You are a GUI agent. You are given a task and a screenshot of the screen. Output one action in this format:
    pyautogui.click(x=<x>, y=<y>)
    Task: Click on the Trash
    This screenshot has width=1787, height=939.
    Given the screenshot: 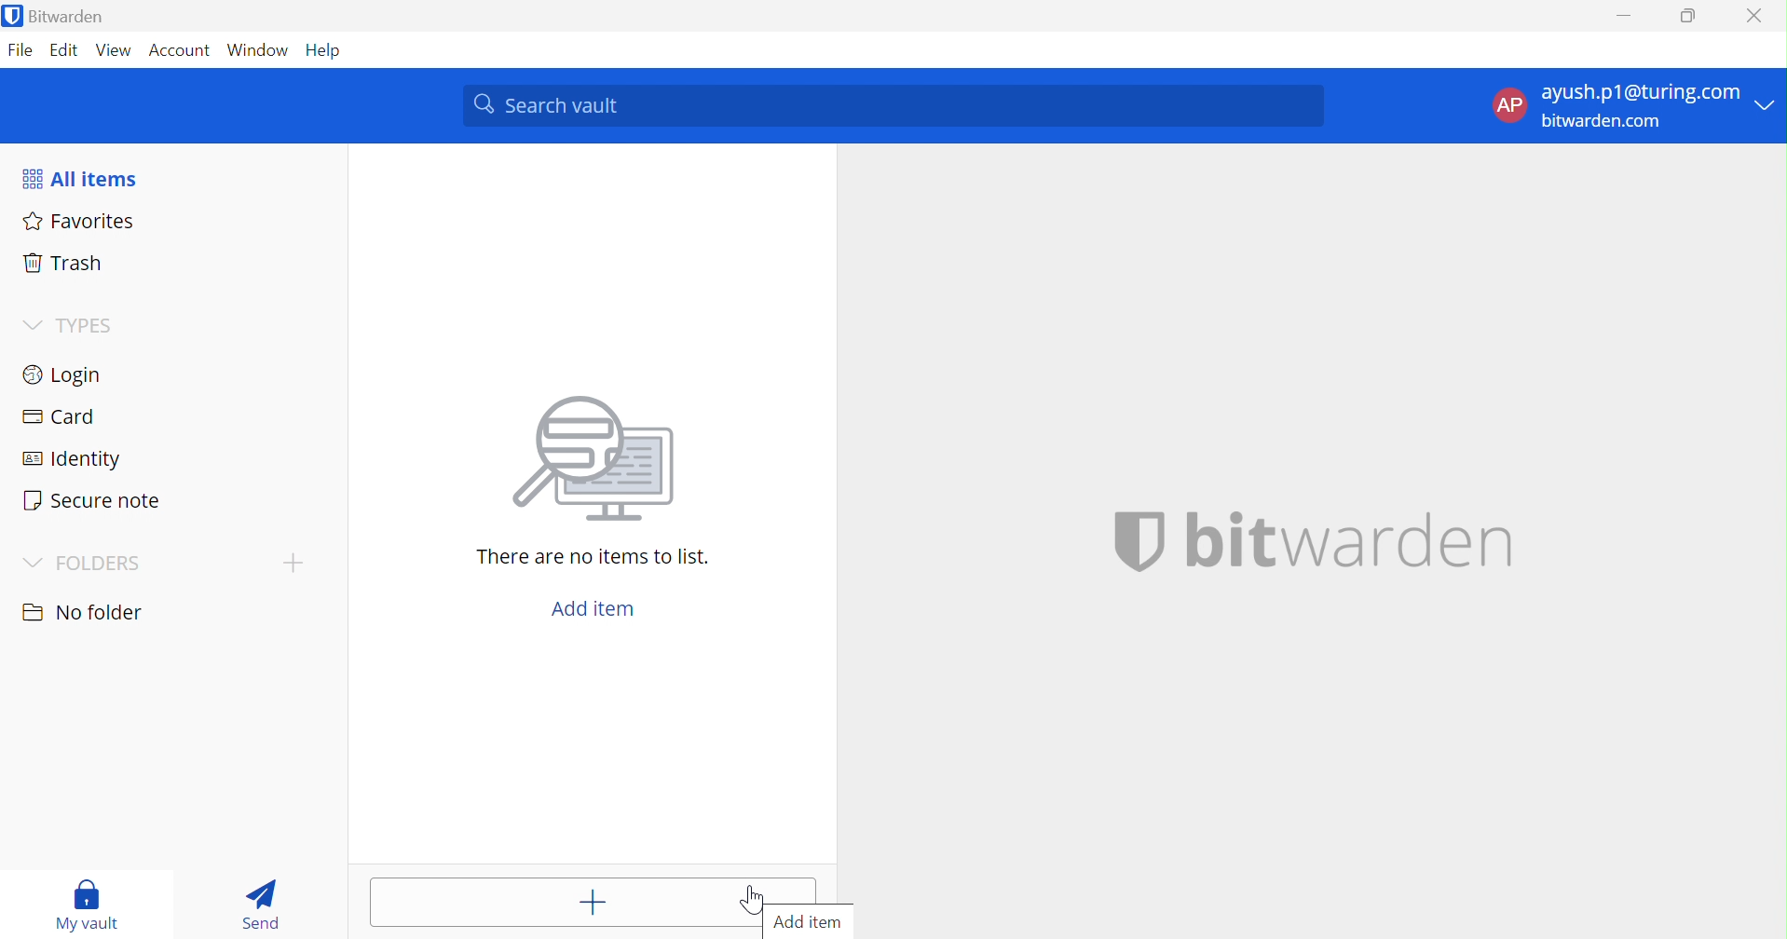 What is the action you would take?
    pyautogui.click(x=59, y=264)
    